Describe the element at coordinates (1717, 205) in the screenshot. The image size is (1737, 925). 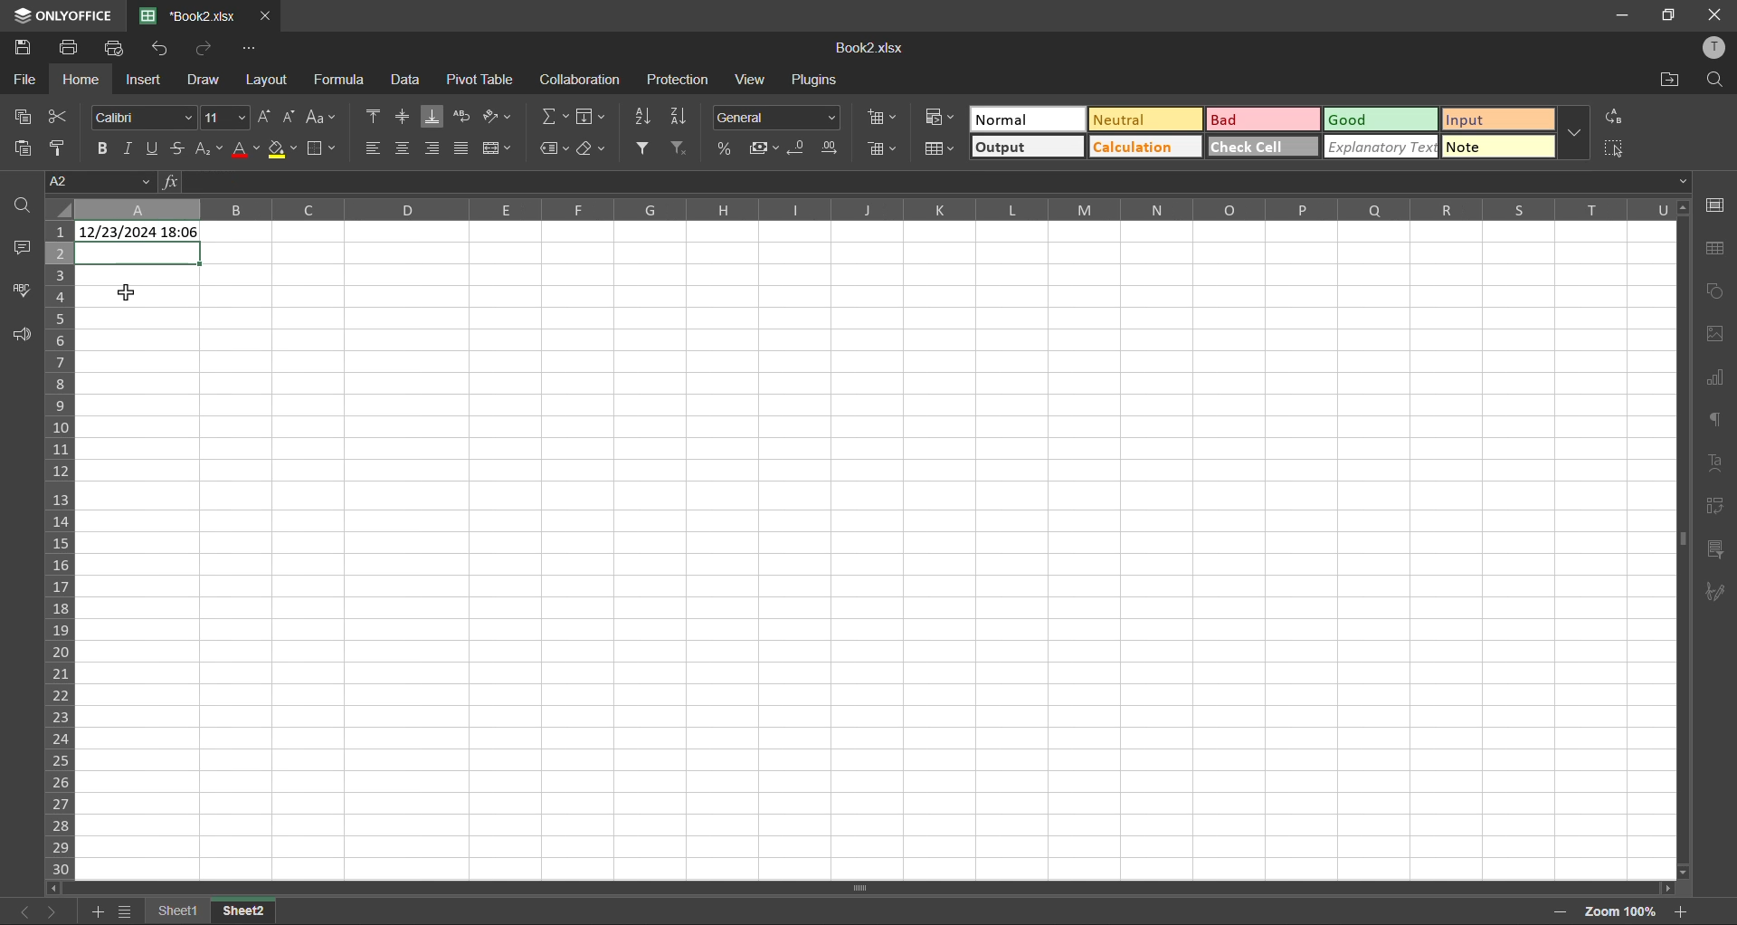
I see `cell settings` at that location.